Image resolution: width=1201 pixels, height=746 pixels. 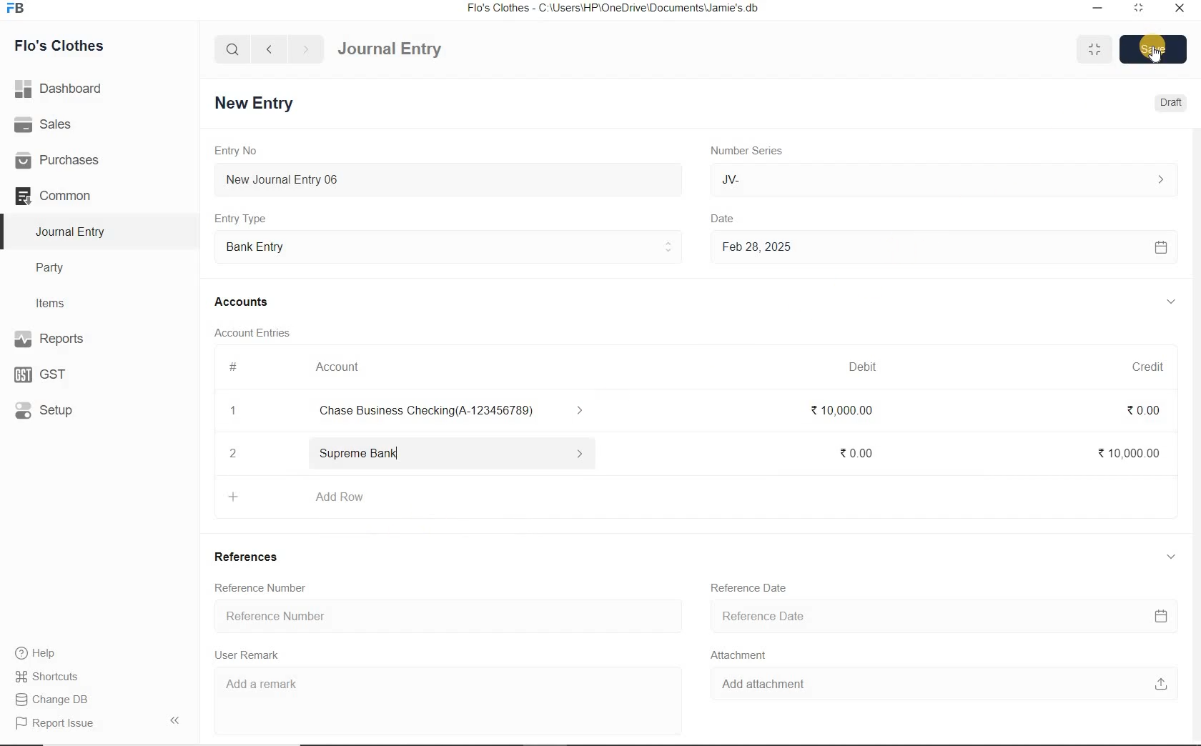 I want to click on Entry Type, so click(x=448, y=245).